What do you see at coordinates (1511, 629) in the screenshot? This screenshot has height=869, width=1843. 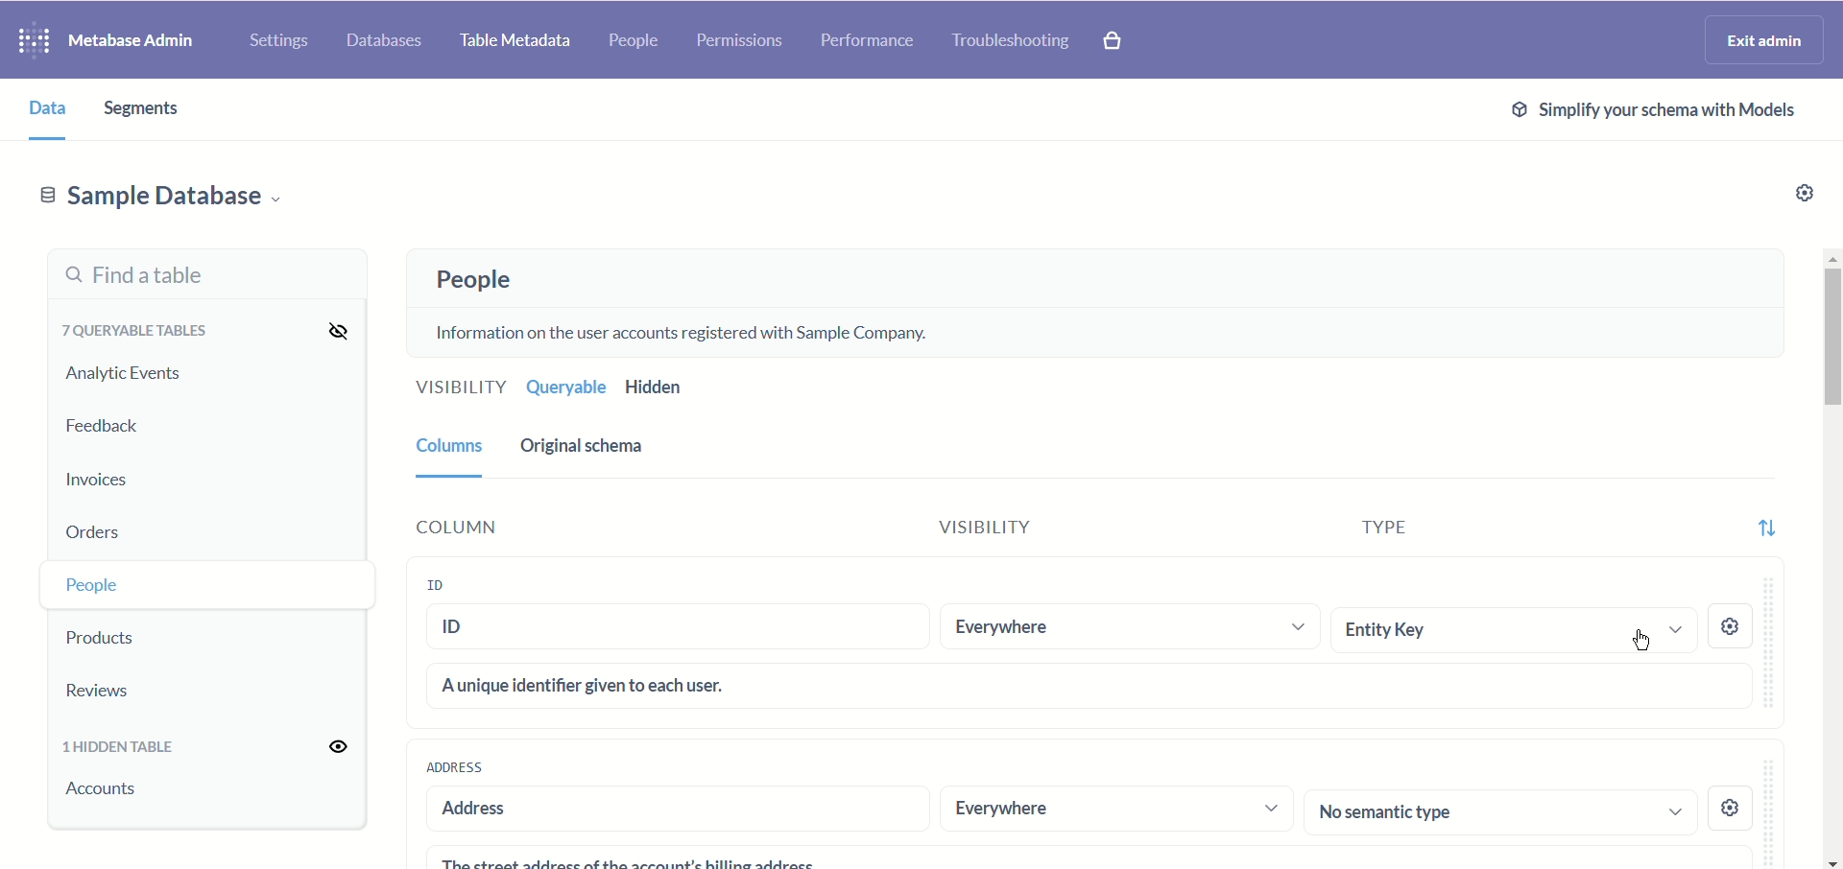 I see `Entity key` at bounding box center [1511, 629].